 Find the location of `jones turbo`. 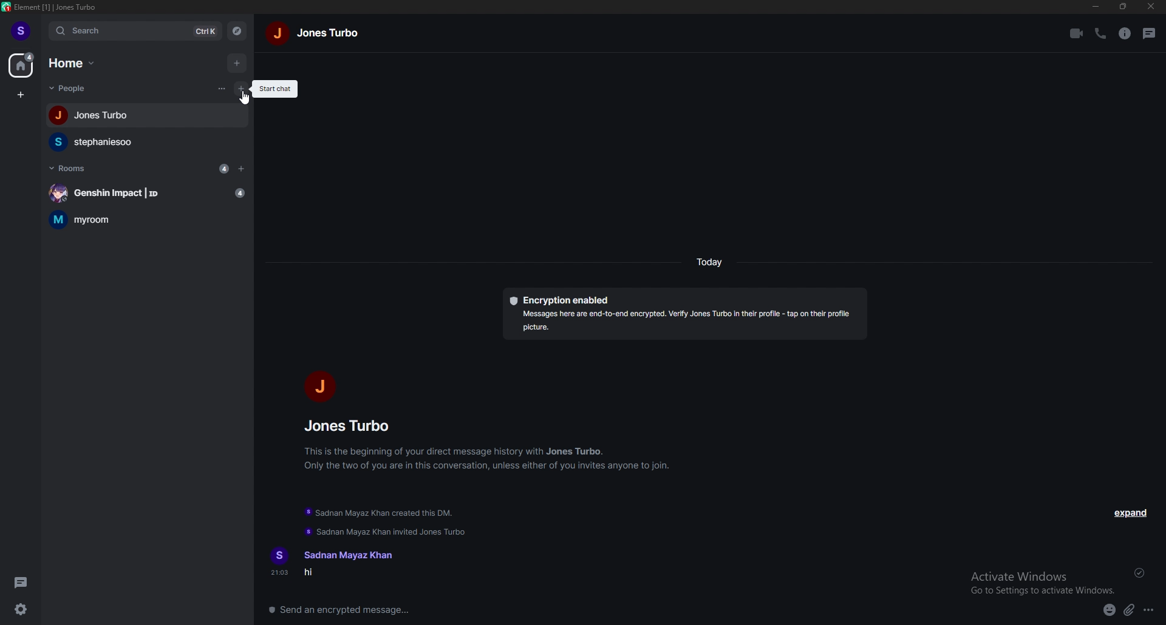

jones turbo is located at coordinates (350, 426).